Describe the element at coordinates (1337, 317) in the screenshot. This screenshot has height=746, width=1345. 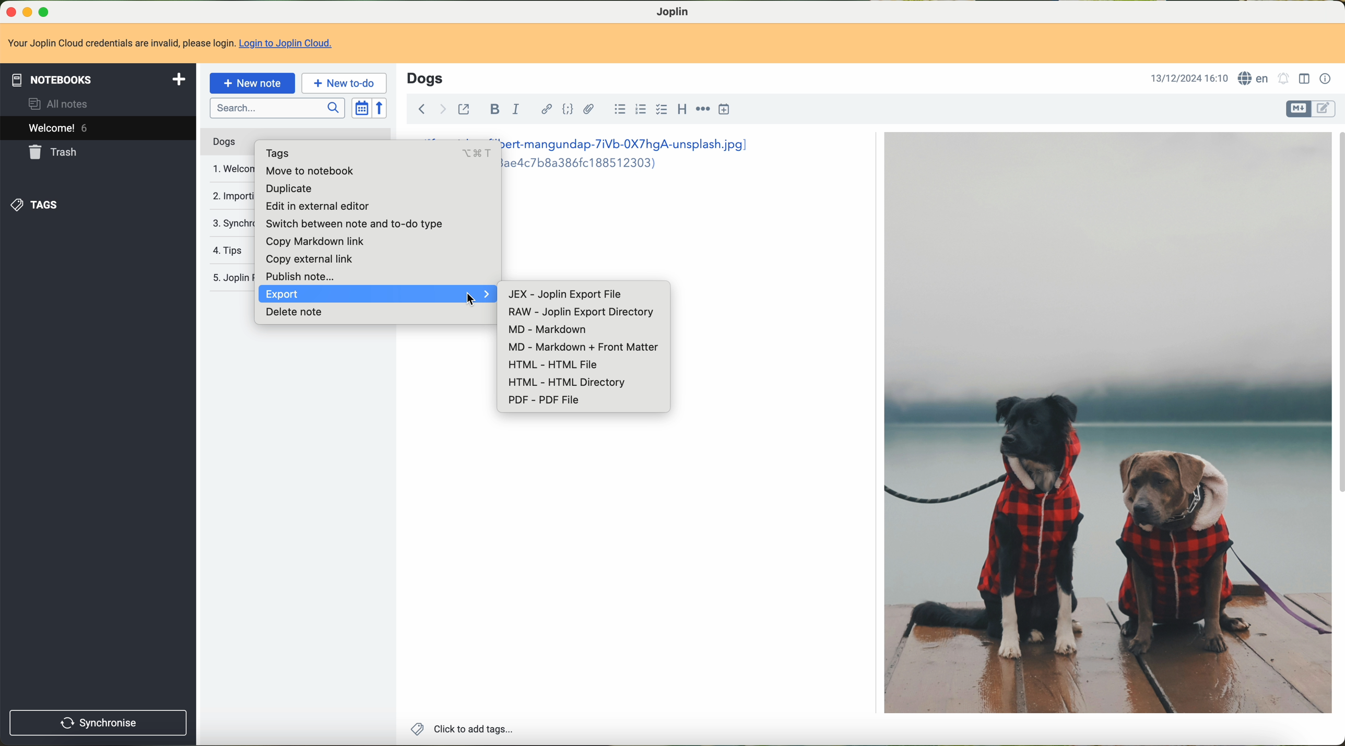
I see `scroll bar` at that location.